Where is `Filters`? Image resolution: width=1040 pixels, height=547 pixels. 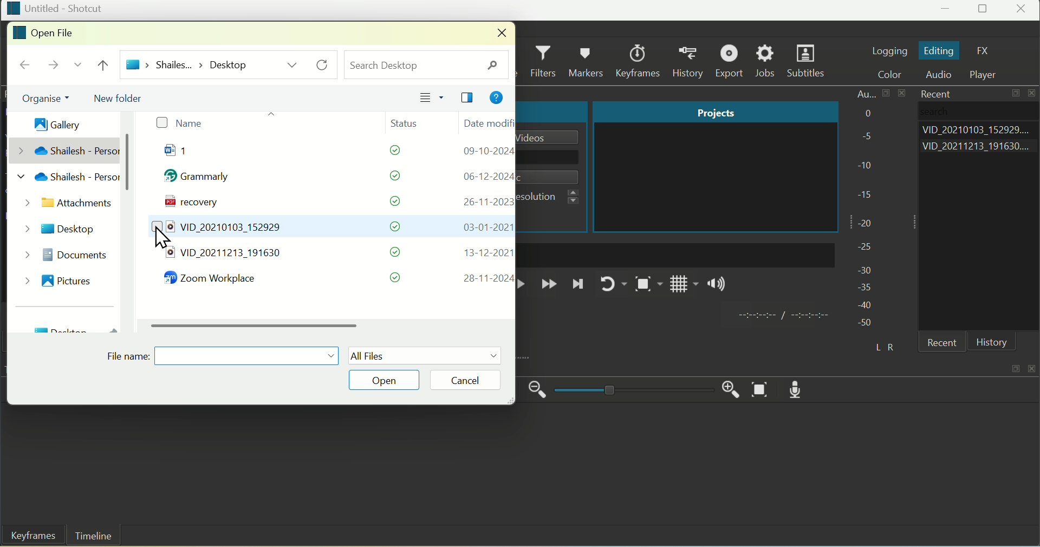
Filters is located at coordinates (545, 62).